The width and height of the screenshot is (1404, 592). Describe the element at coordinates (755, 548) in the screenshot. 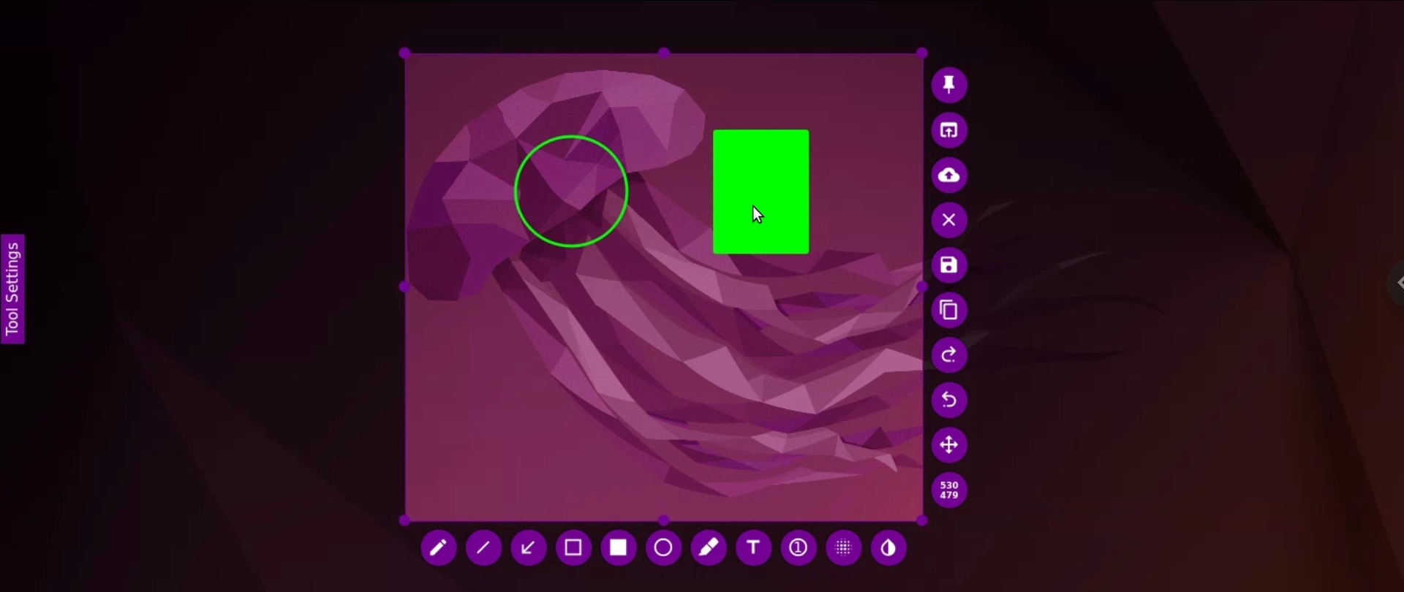

I see `add text` at that location.